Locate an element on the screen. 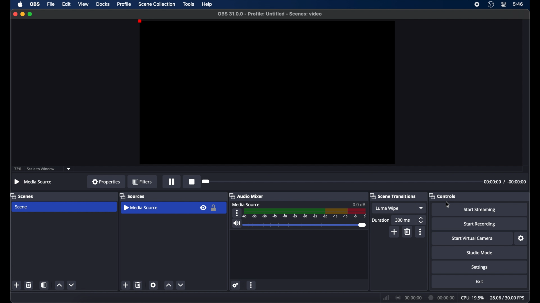 This screenshot has width=540, height=303. cpu is located at coordinates (472, 298).